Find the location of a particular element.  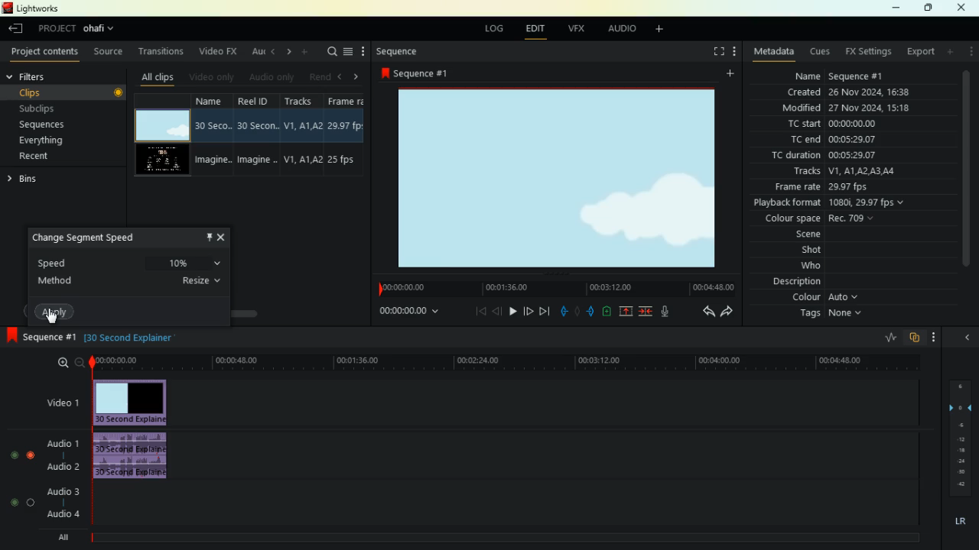

shot is located at coordinates (812, 251).